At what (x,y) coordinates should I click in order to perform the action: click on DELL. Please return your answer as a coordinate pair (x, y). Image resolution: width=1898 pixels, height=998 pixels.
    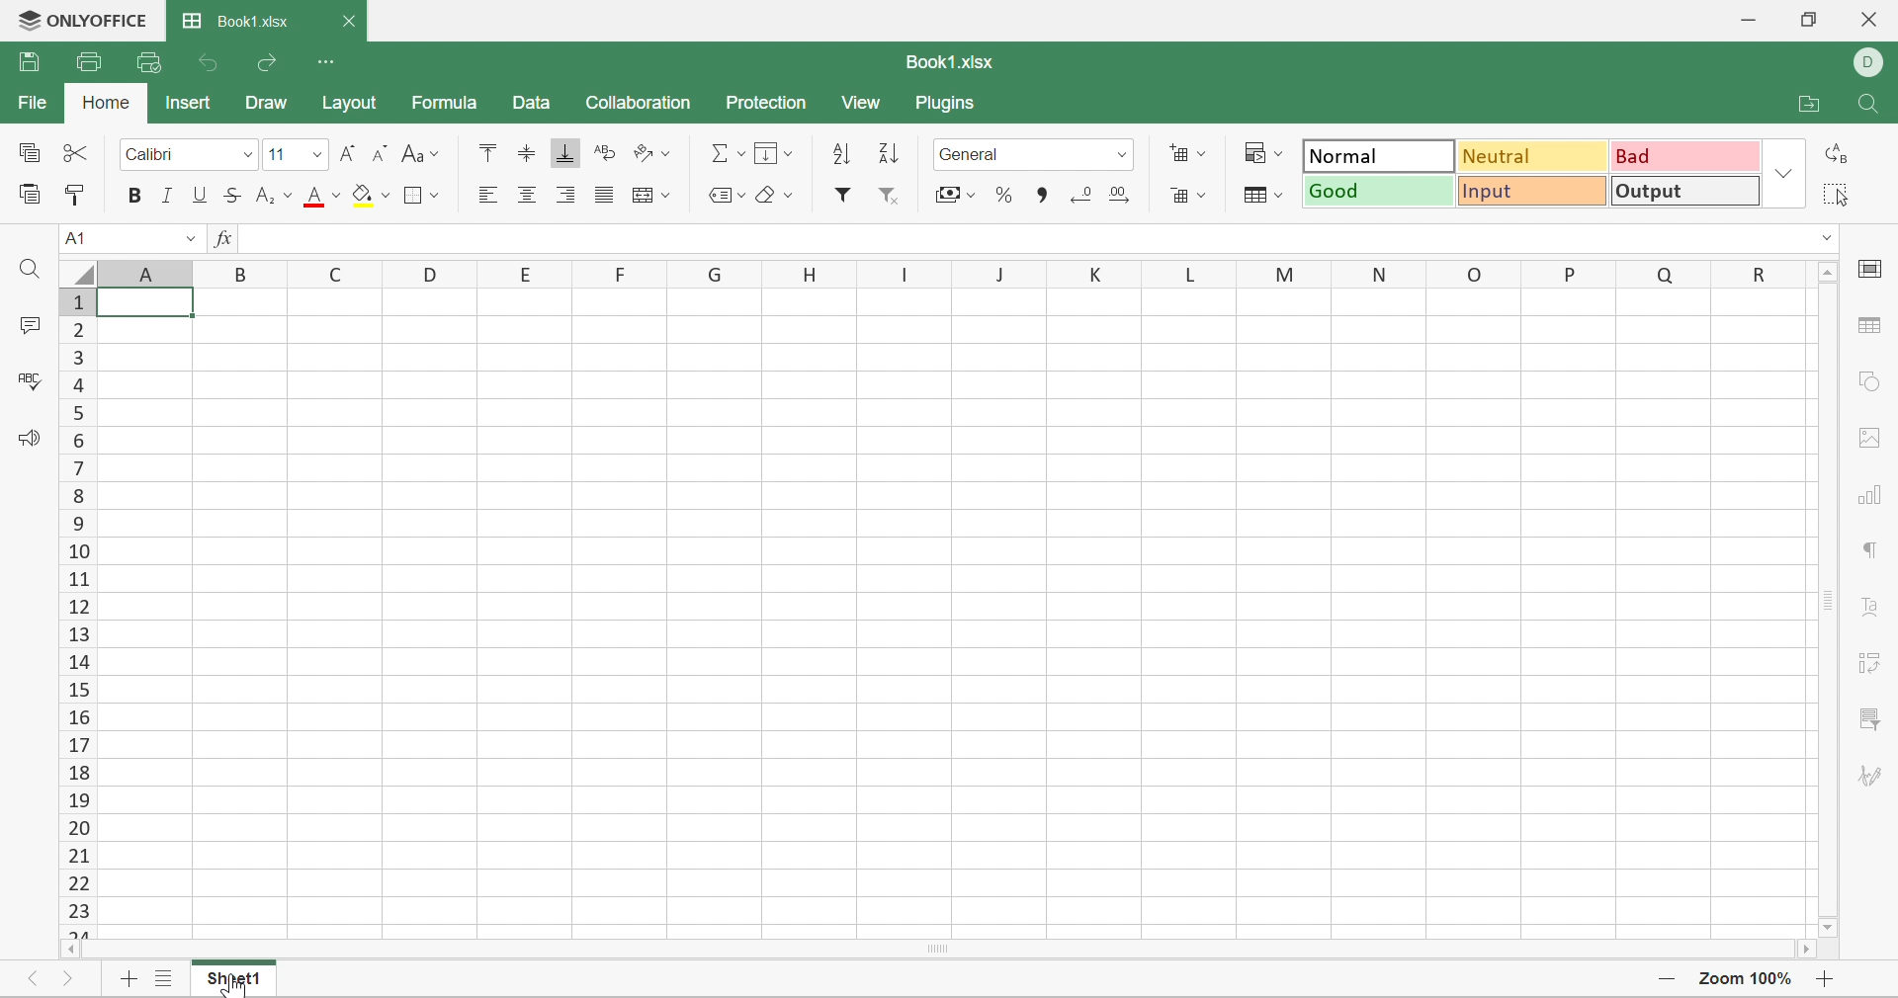
    Looking at the image, I should click on (1872, 63).